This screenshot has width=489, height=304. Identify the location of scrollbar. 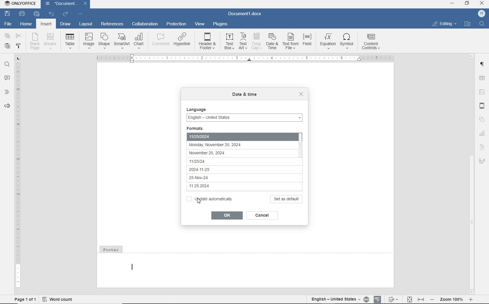
(472, 174).